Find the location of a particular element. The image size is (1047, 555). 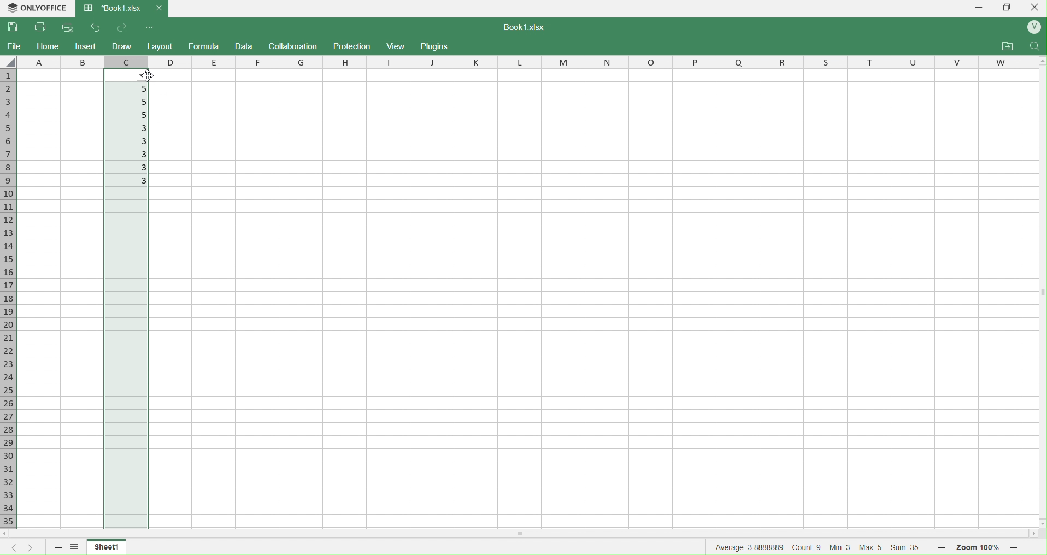

Draw is located at coordinates (121, 46).